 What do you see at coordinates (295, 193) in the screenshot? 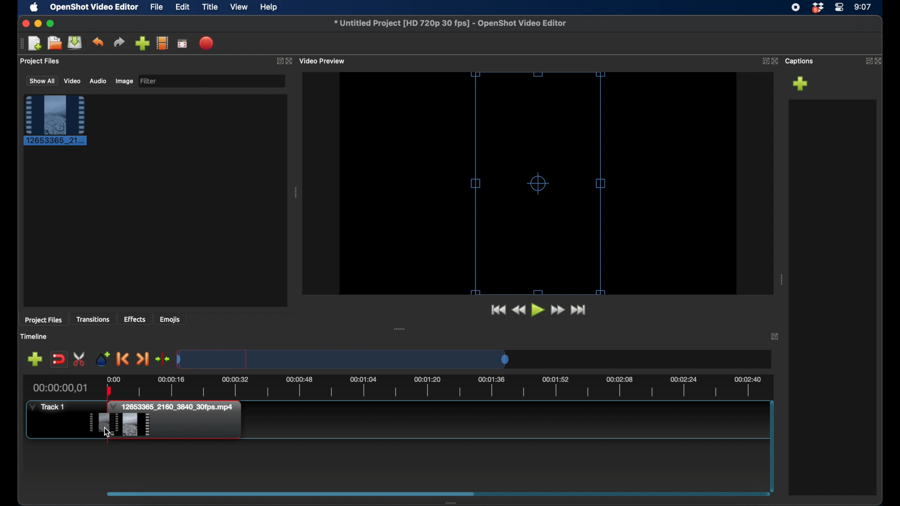
I see `drag handle` at bounding box center [295, 193].